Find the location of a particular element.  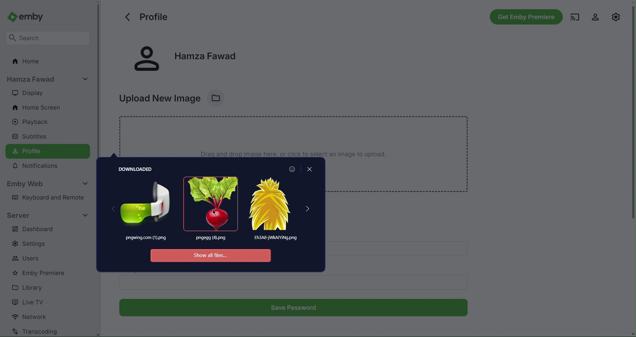

Home Screen is located at coordinates (38, 108).